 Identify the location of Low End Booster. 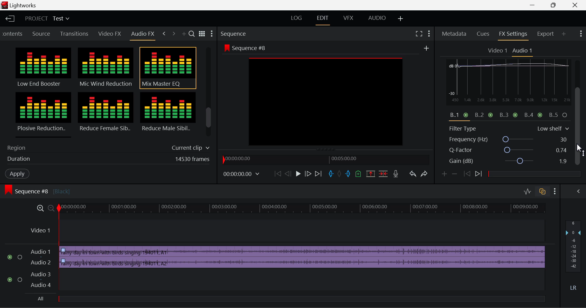
(42, 68).